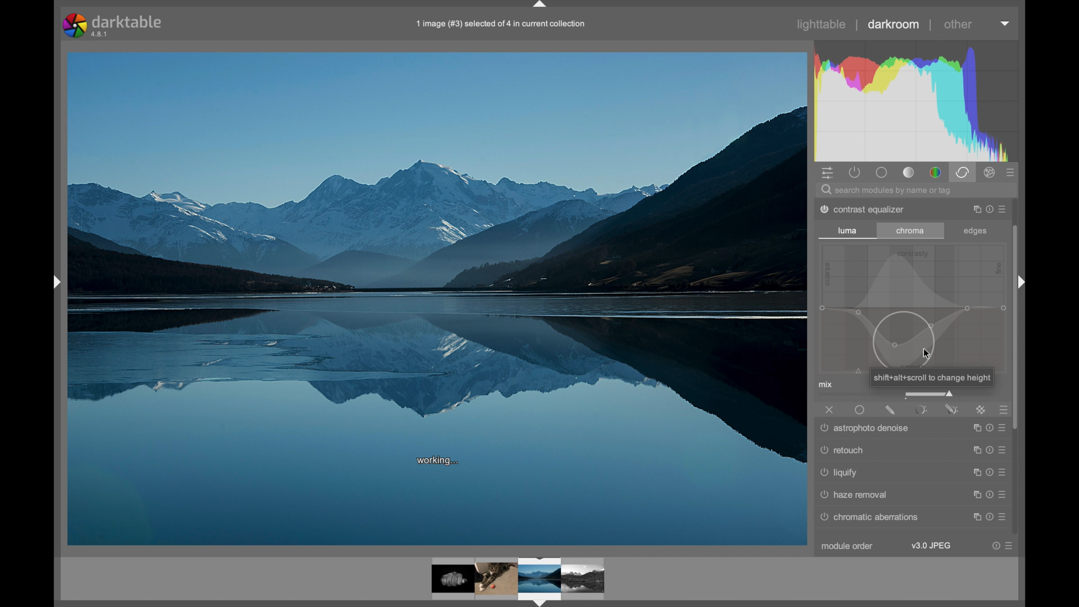 The width and height of the screenshot is (1079, 607). Describe the element at coordinates (1005, 410) in the screenshot. I see `presets` at that location.